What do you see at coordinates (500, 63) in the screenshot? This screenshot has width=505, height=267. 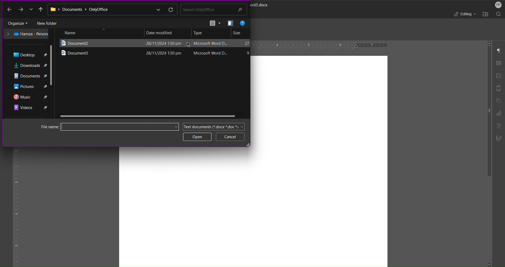 I see `Table Settings` at bounding box center [500, 63].